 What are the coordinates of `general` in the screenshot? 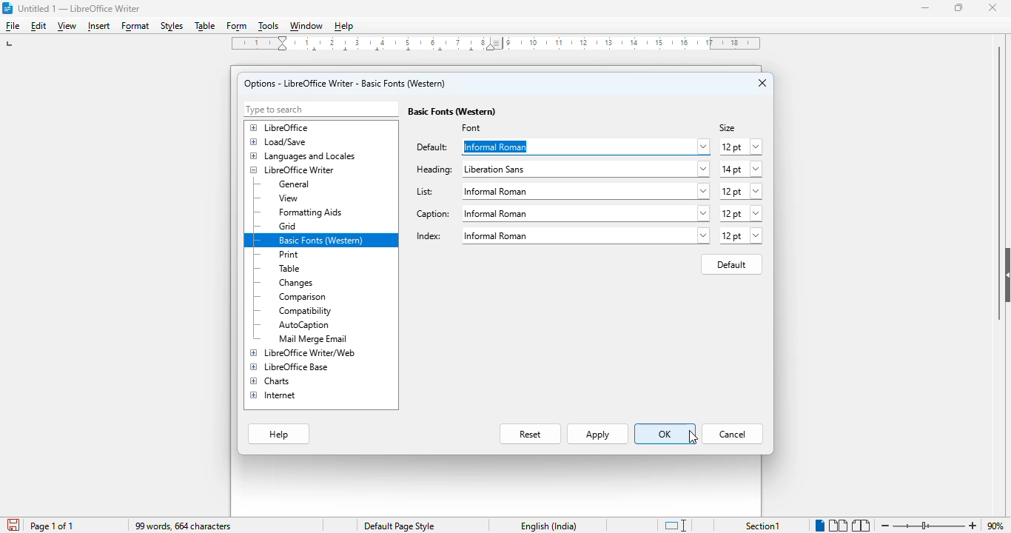 It's located at (295, 184).